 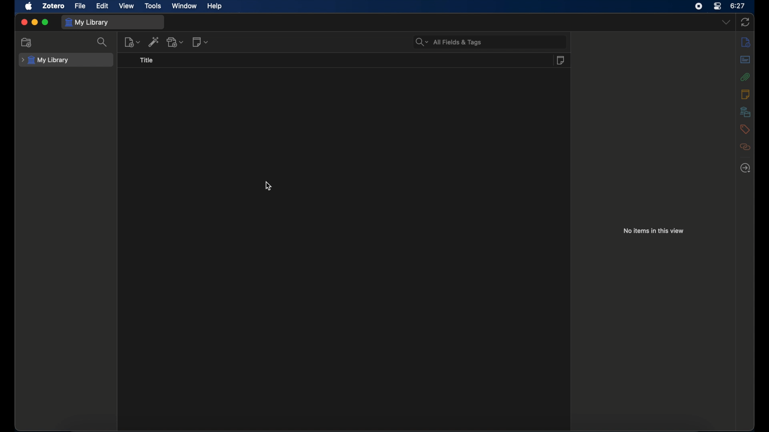 What do you see at coordinates (200, 42) in the screenshot?
I see `new notes` at bounding box center [200, 42].